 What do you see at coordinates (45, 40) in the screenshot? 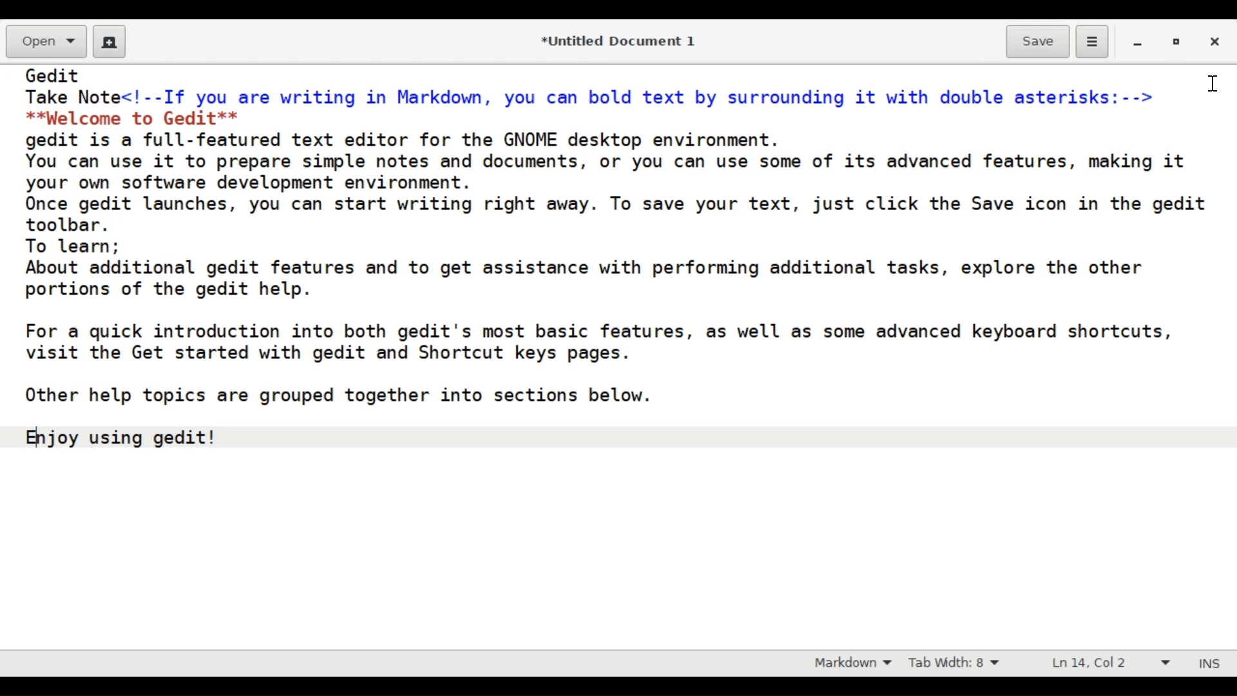
I see `open` at bounding box center [45, 40].